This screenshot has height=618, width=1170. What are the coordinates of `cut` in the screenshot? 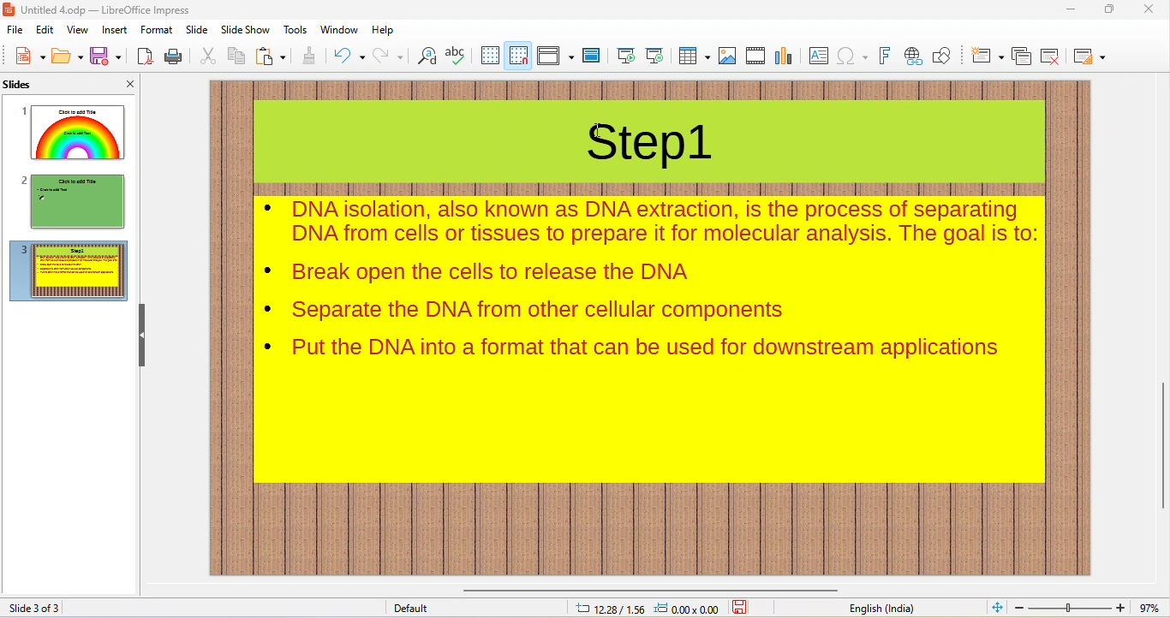 It's located at (209, 56).